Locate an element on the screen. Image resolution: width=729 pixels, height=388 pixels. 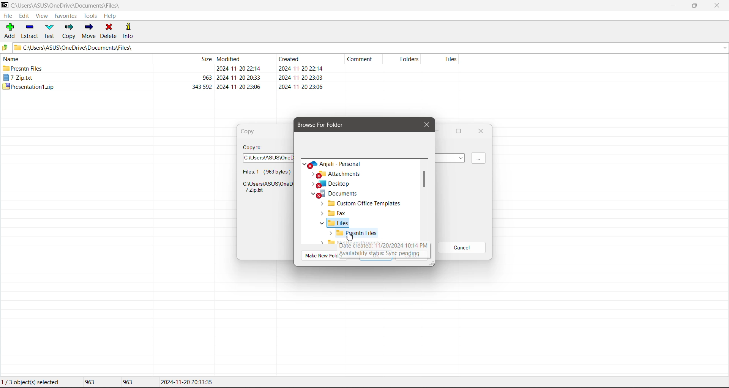
Folders is located at coordinates (406, 62).